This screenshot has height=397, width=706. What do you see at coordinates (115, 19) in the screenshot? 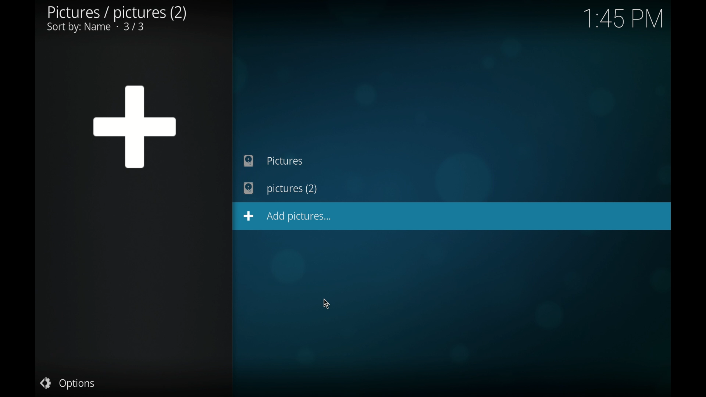
I see `pictures` at bounding box center [115, 19].